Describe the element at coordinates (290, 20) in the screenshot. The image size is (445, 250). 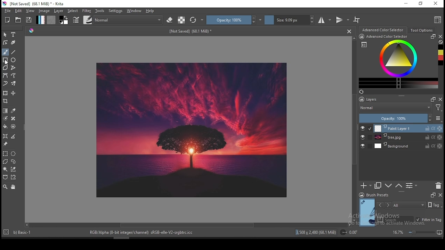
I see `size` at that location.